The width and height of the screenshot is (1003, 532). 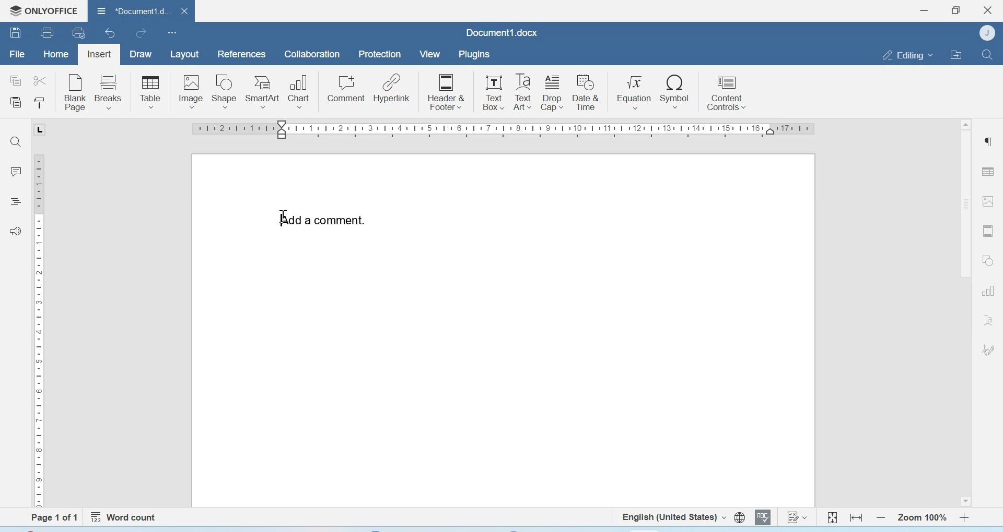 What do you see at coordinates (989, 10) in the screenshot?
I see `Close` at bounding box center [989, 10].